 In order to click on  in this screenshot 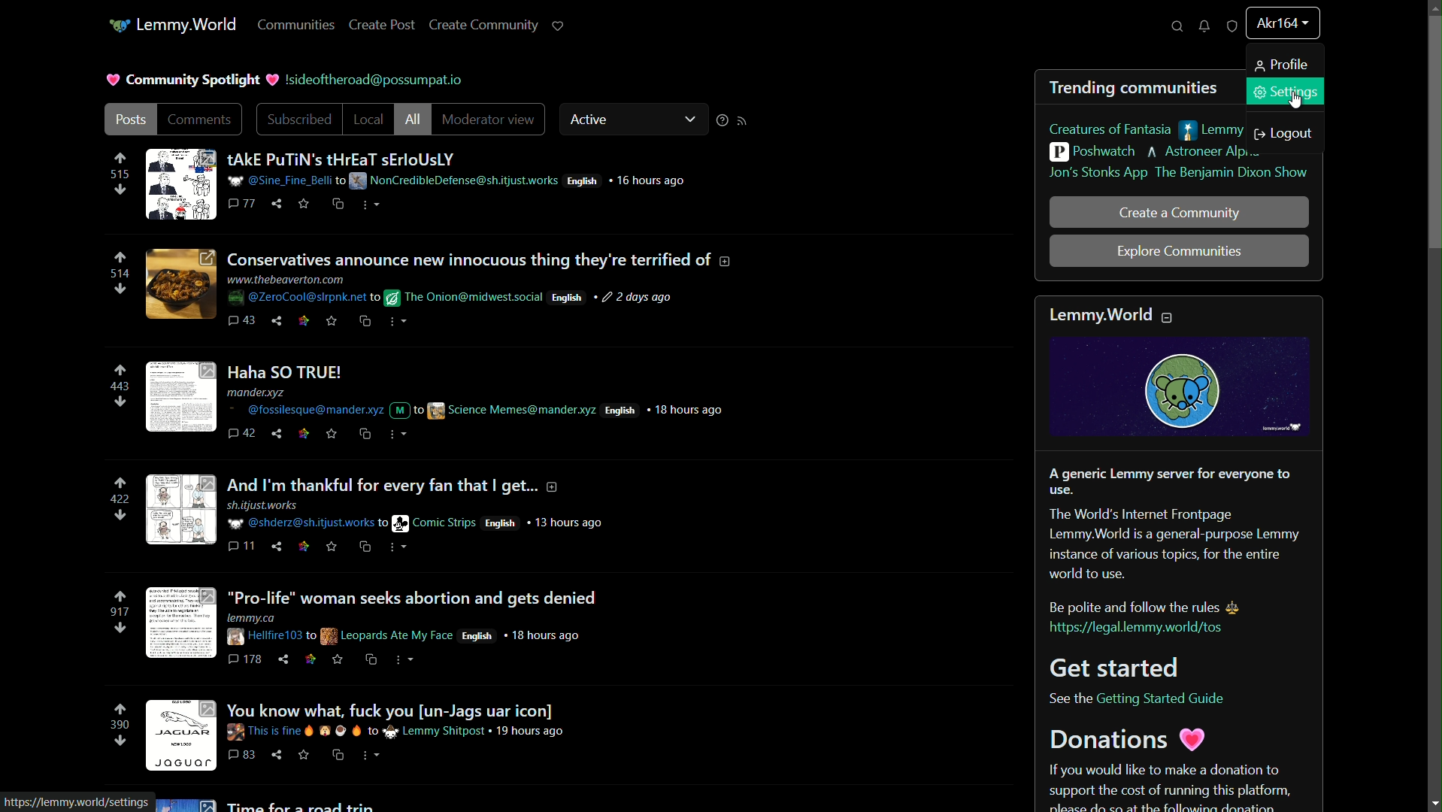, I will do `click(347, 735)`.